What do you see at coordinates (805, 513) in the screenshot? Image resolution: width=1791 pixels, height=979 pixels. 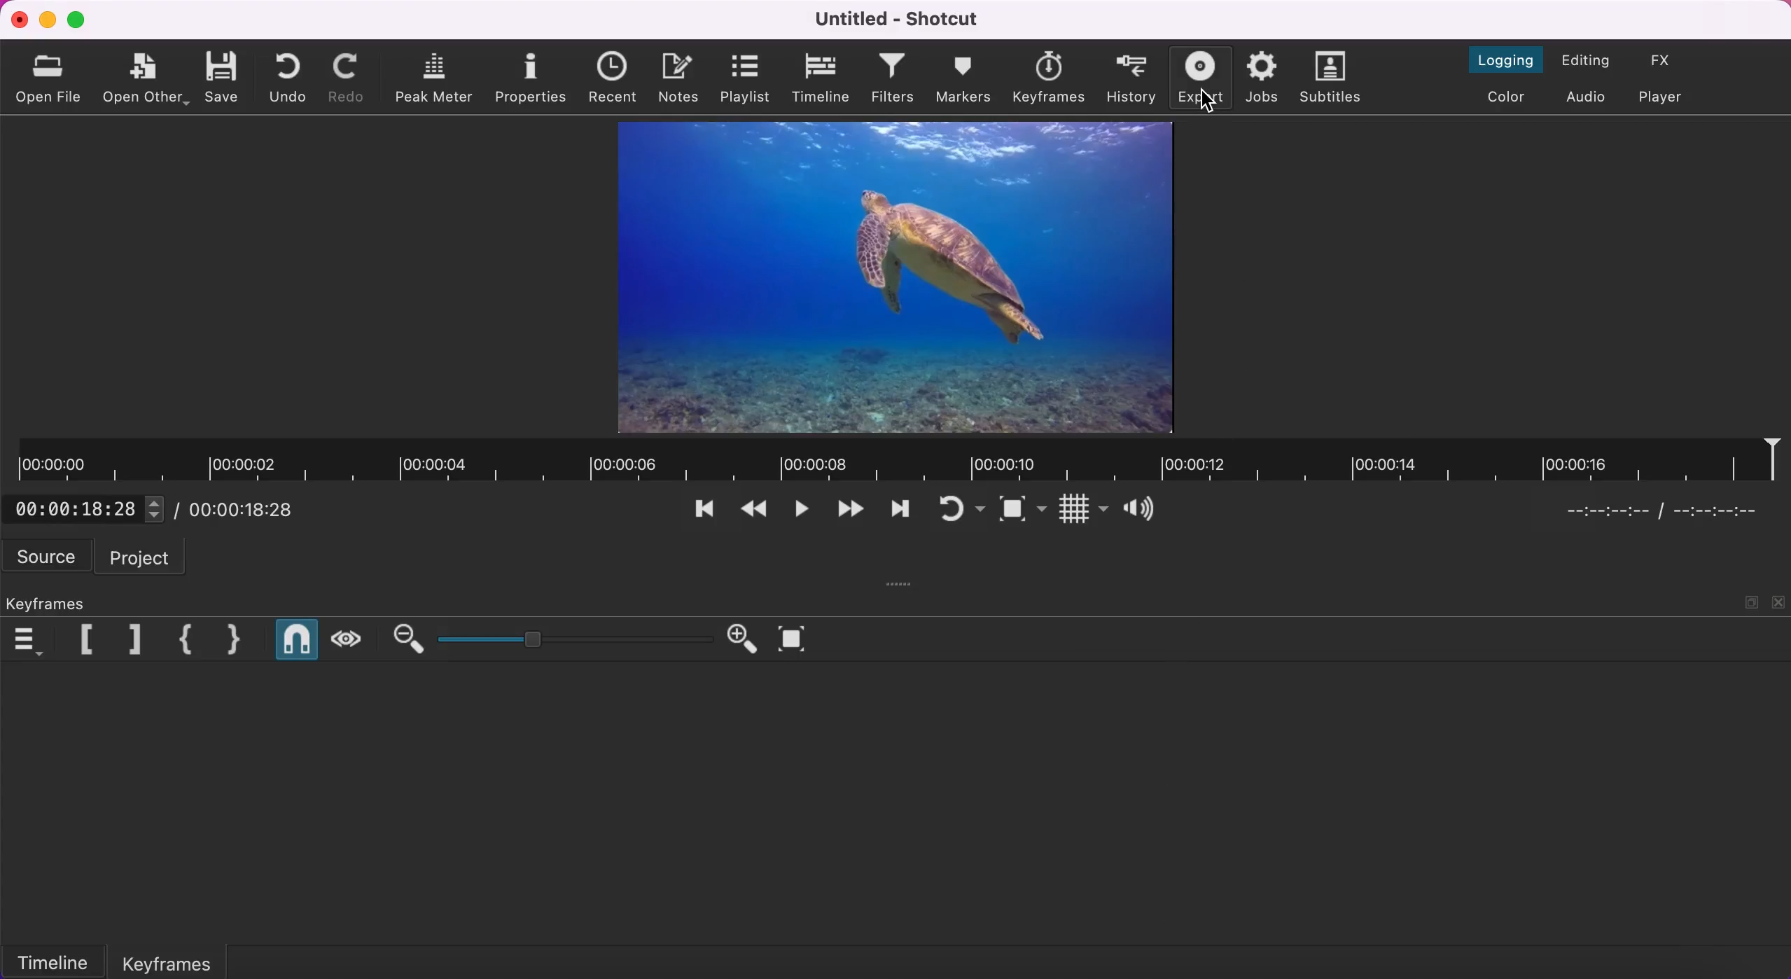 I see `toggle play or pause` at bounding box center [805, 513].